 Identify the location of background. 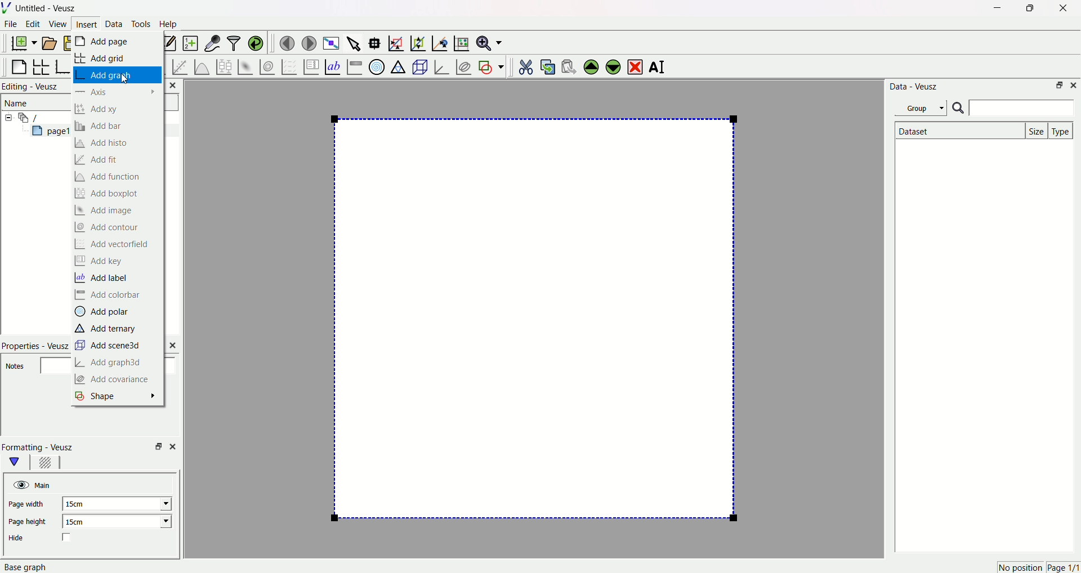
(46, 464).